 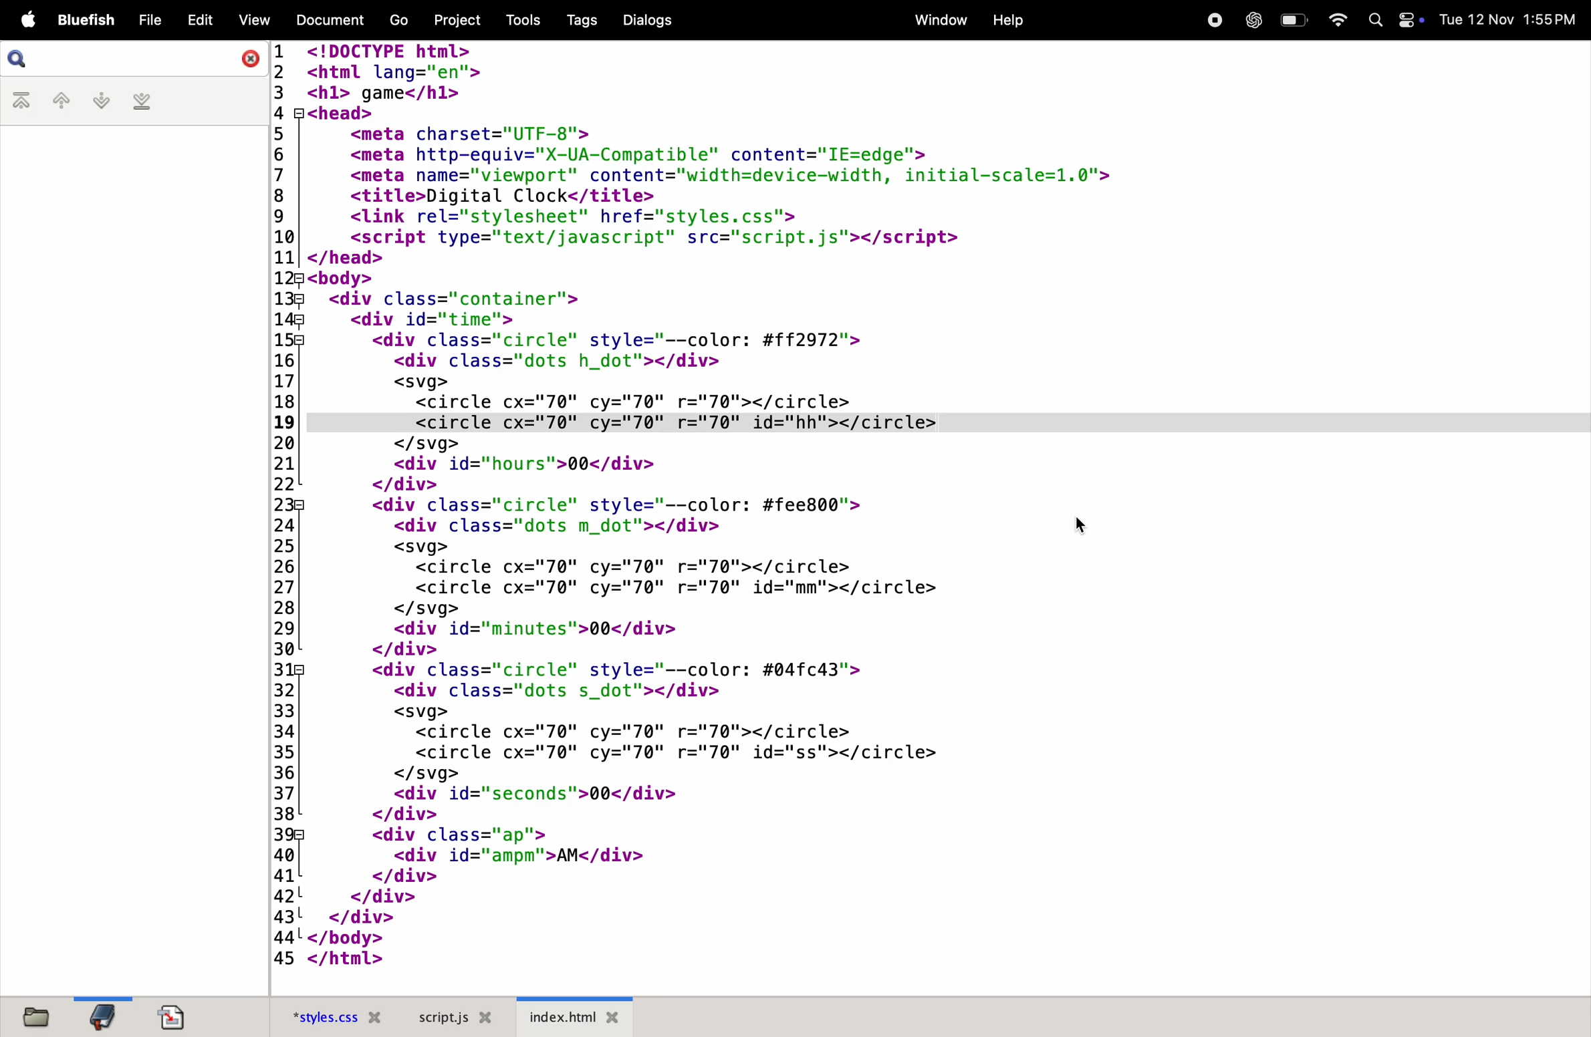 I want to click on documents, so click(x=326, y=19).